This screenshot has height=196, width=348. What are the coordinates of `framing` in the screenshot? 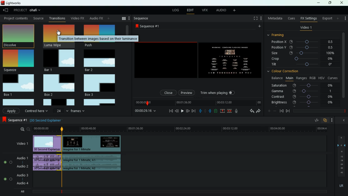 It's located at (279, 35).